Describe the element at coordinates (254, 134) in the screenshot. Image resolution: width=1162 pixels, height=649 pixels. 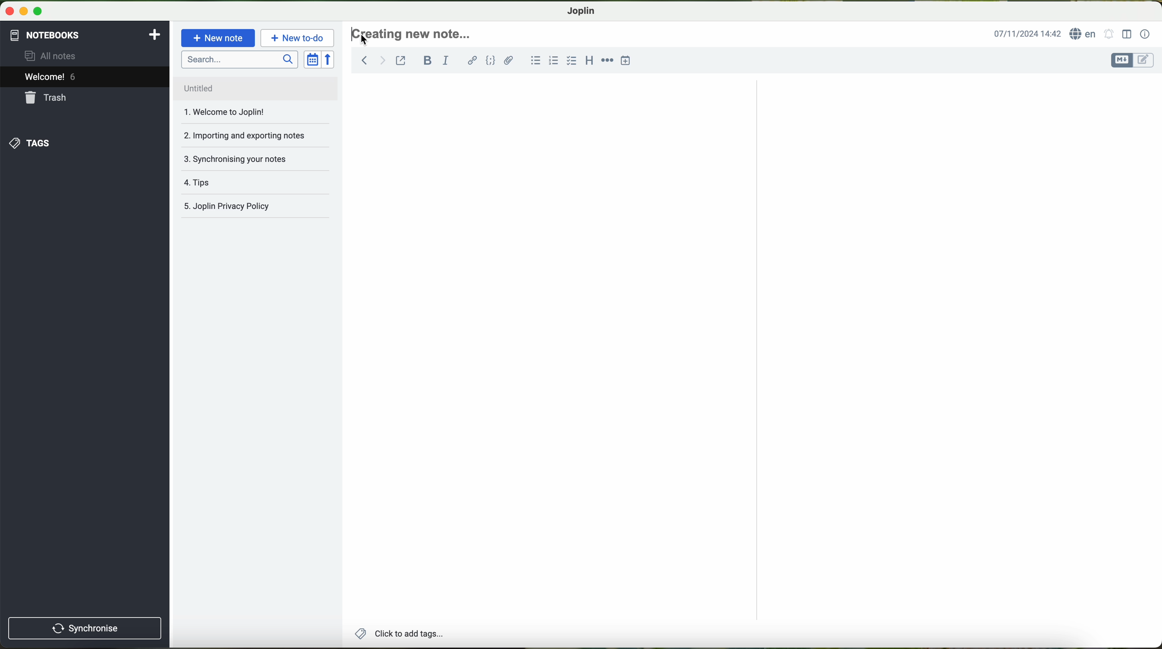
I see `importing and exporting notes` at that location.